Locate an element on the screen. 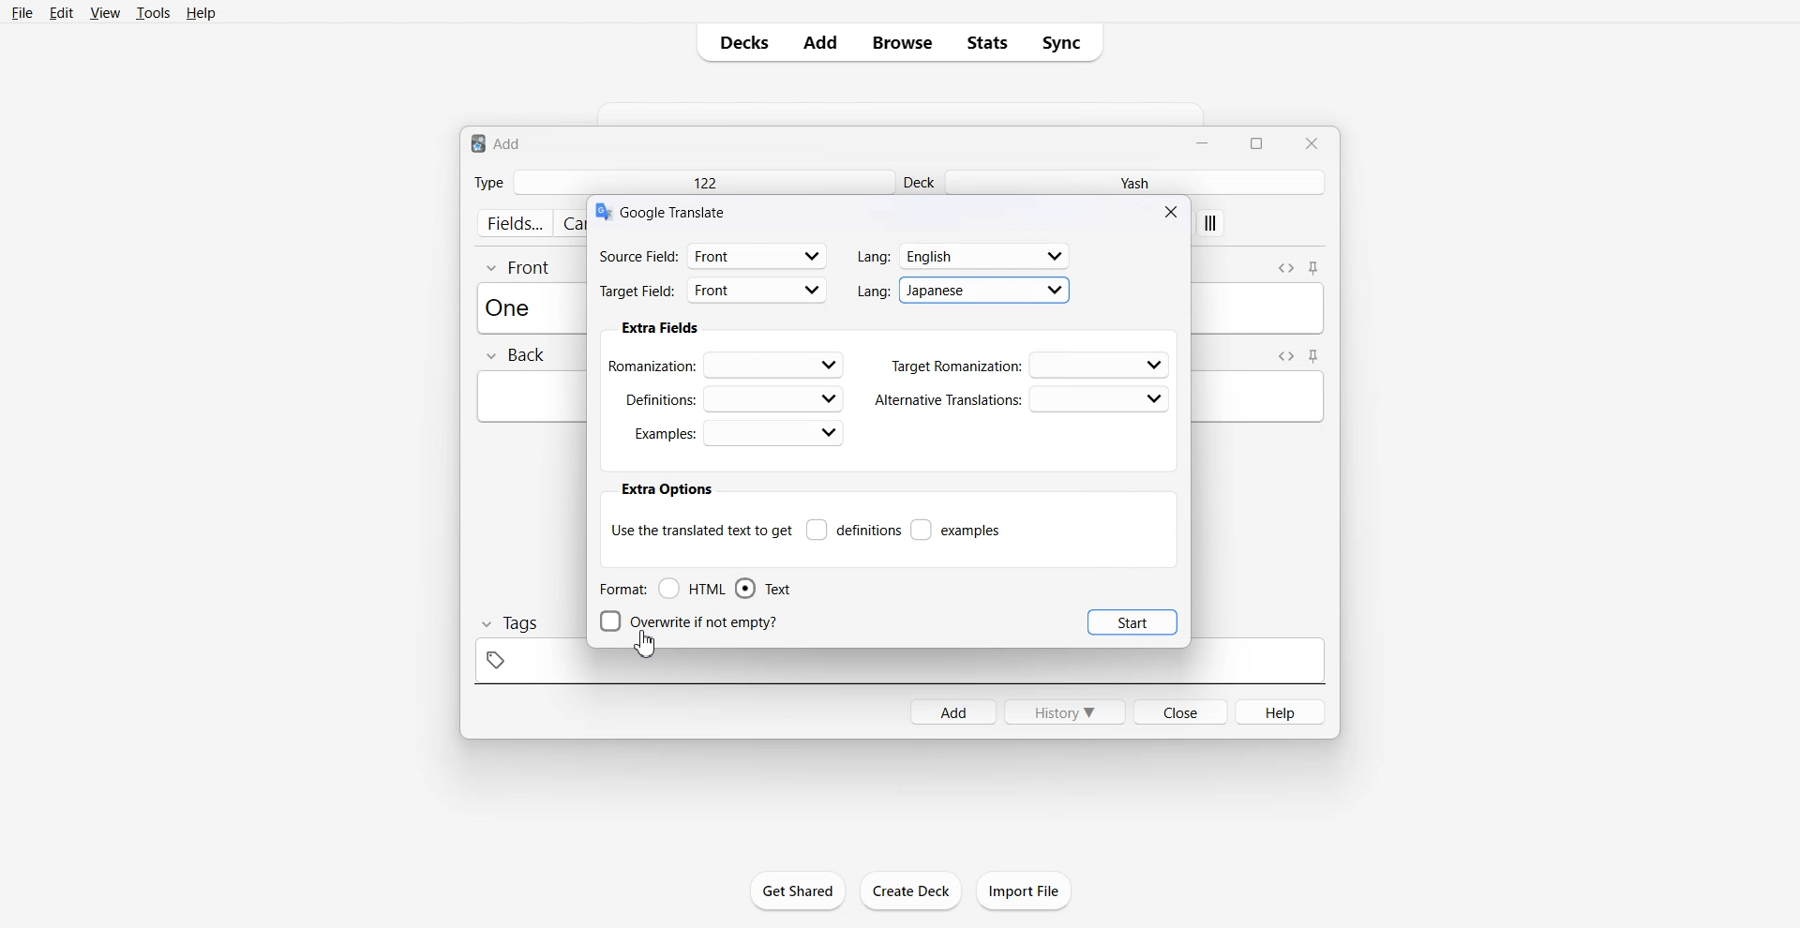 The height and width of the screenshot is (928, 1800). Extra fields is located at coordinates (660, 328).